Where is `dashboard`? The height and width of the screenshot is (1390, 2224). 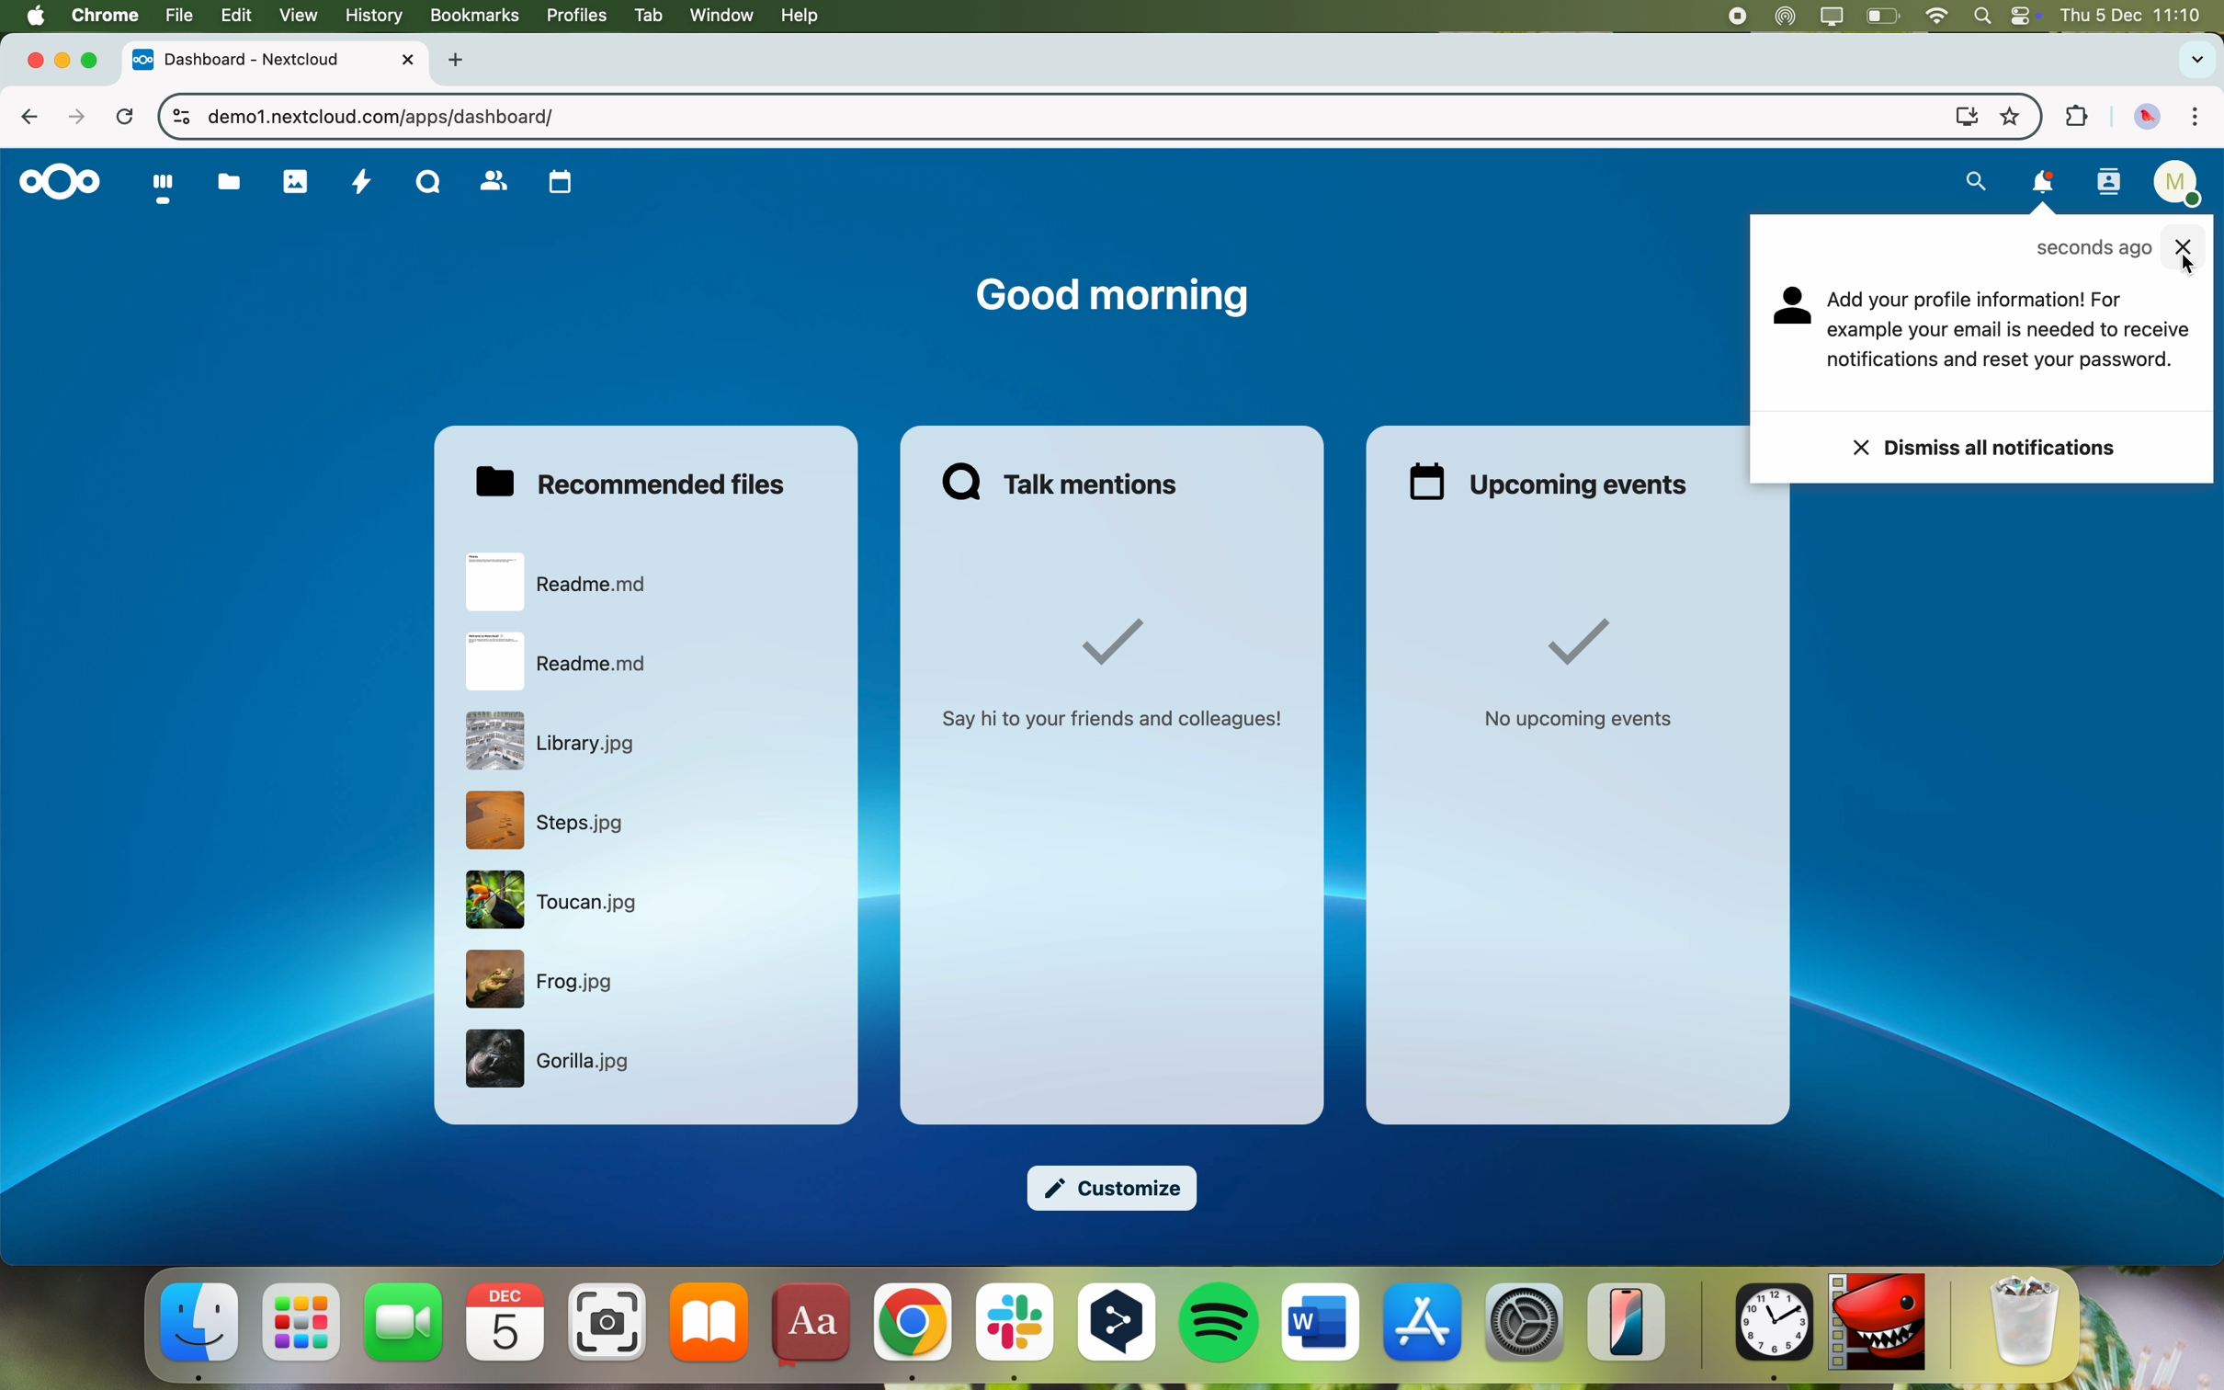
dashboard is located at coordinates (160, 189).